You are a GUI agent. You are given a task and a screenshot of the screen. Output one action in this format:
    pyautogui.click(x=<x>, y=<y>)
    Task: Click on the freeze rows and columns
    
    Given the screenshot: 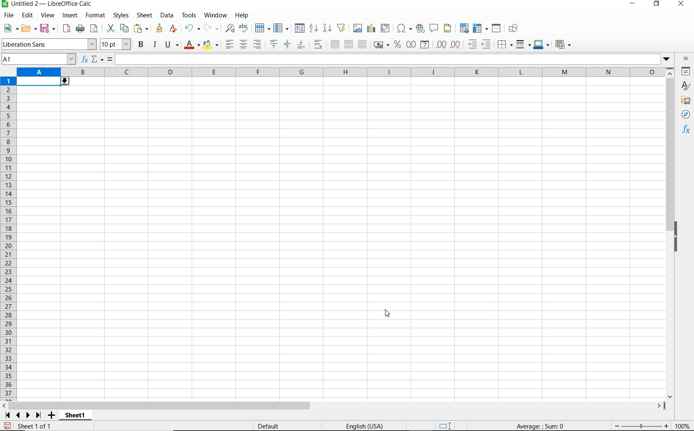 What is the action you would take?
    pyautogui.click(x=481, y=28)
    